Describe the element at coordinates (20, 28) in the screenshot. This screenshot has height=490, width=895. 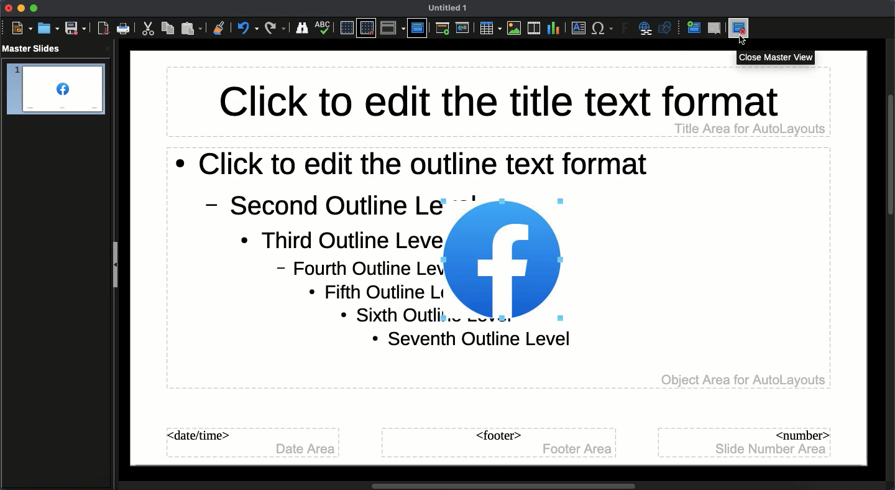
I see `New` at that location.